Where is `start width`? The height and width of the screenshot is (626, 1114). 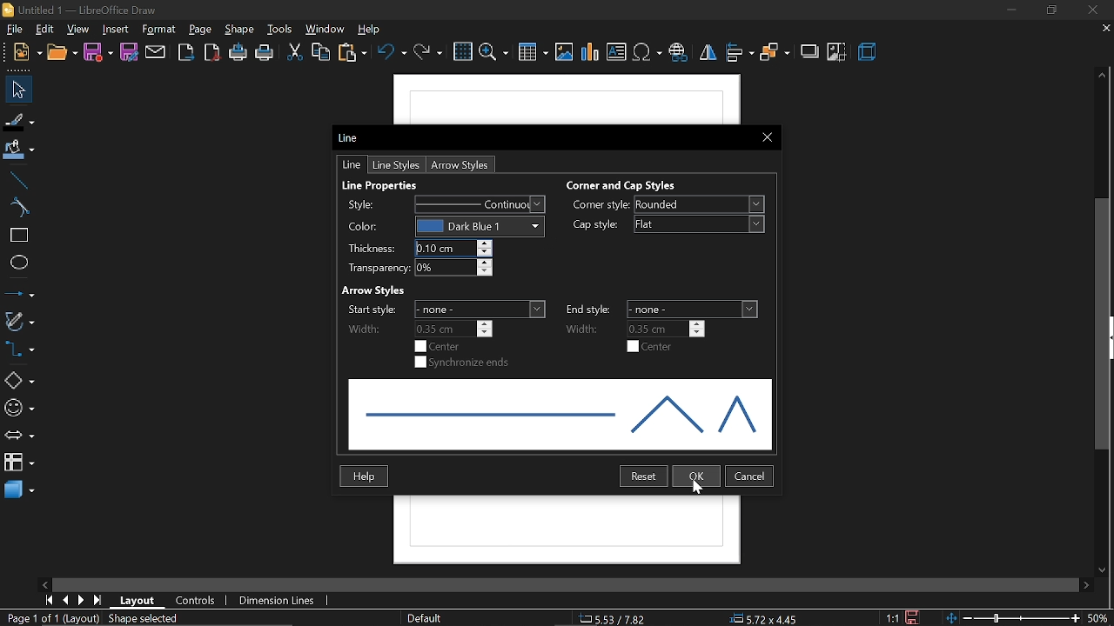
start width is located at coordinates (454, 329).